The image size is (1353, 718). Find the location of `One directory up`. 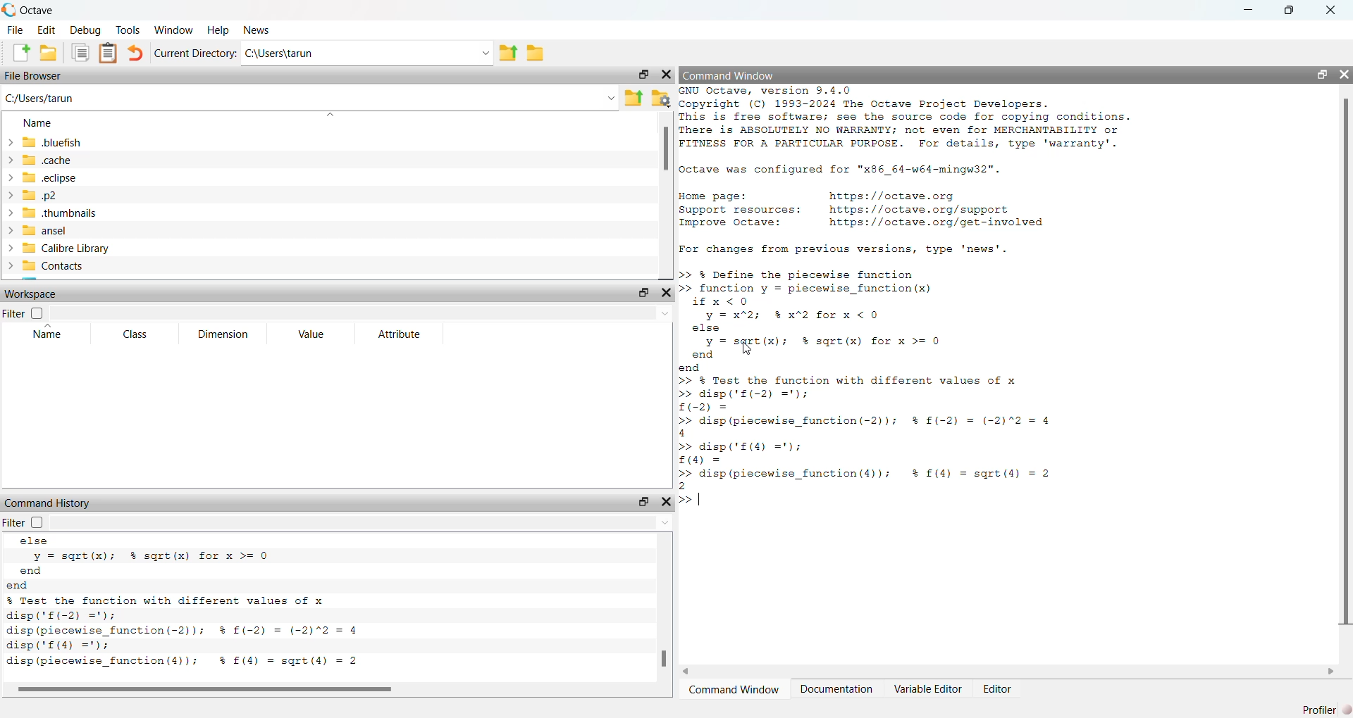

One directory up is located at coordinates (633, 97).